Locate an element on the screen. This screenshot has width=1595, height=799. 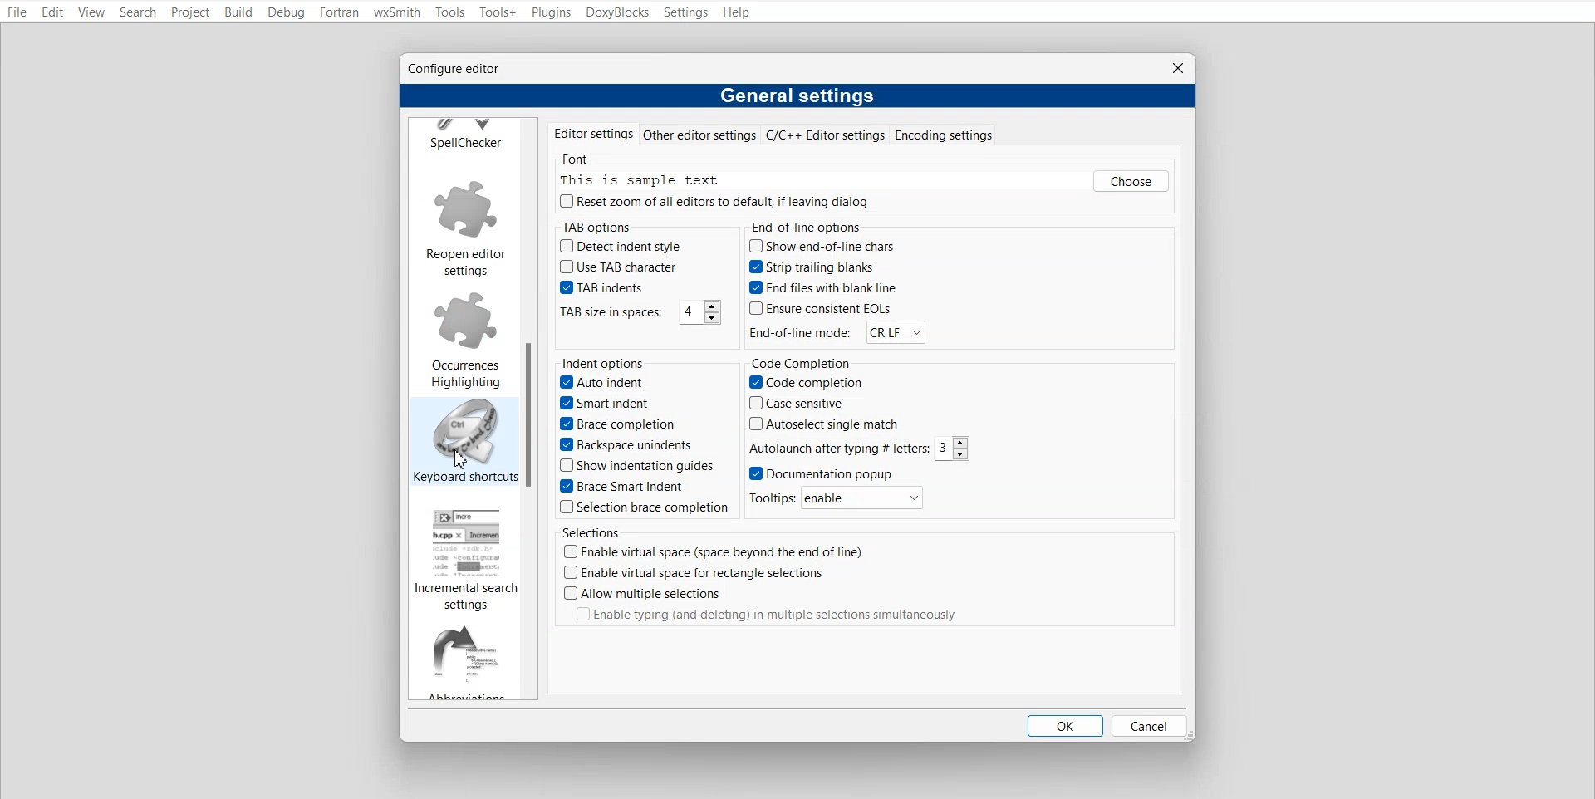
Backspace unindents is located at coordinates (630, 446).